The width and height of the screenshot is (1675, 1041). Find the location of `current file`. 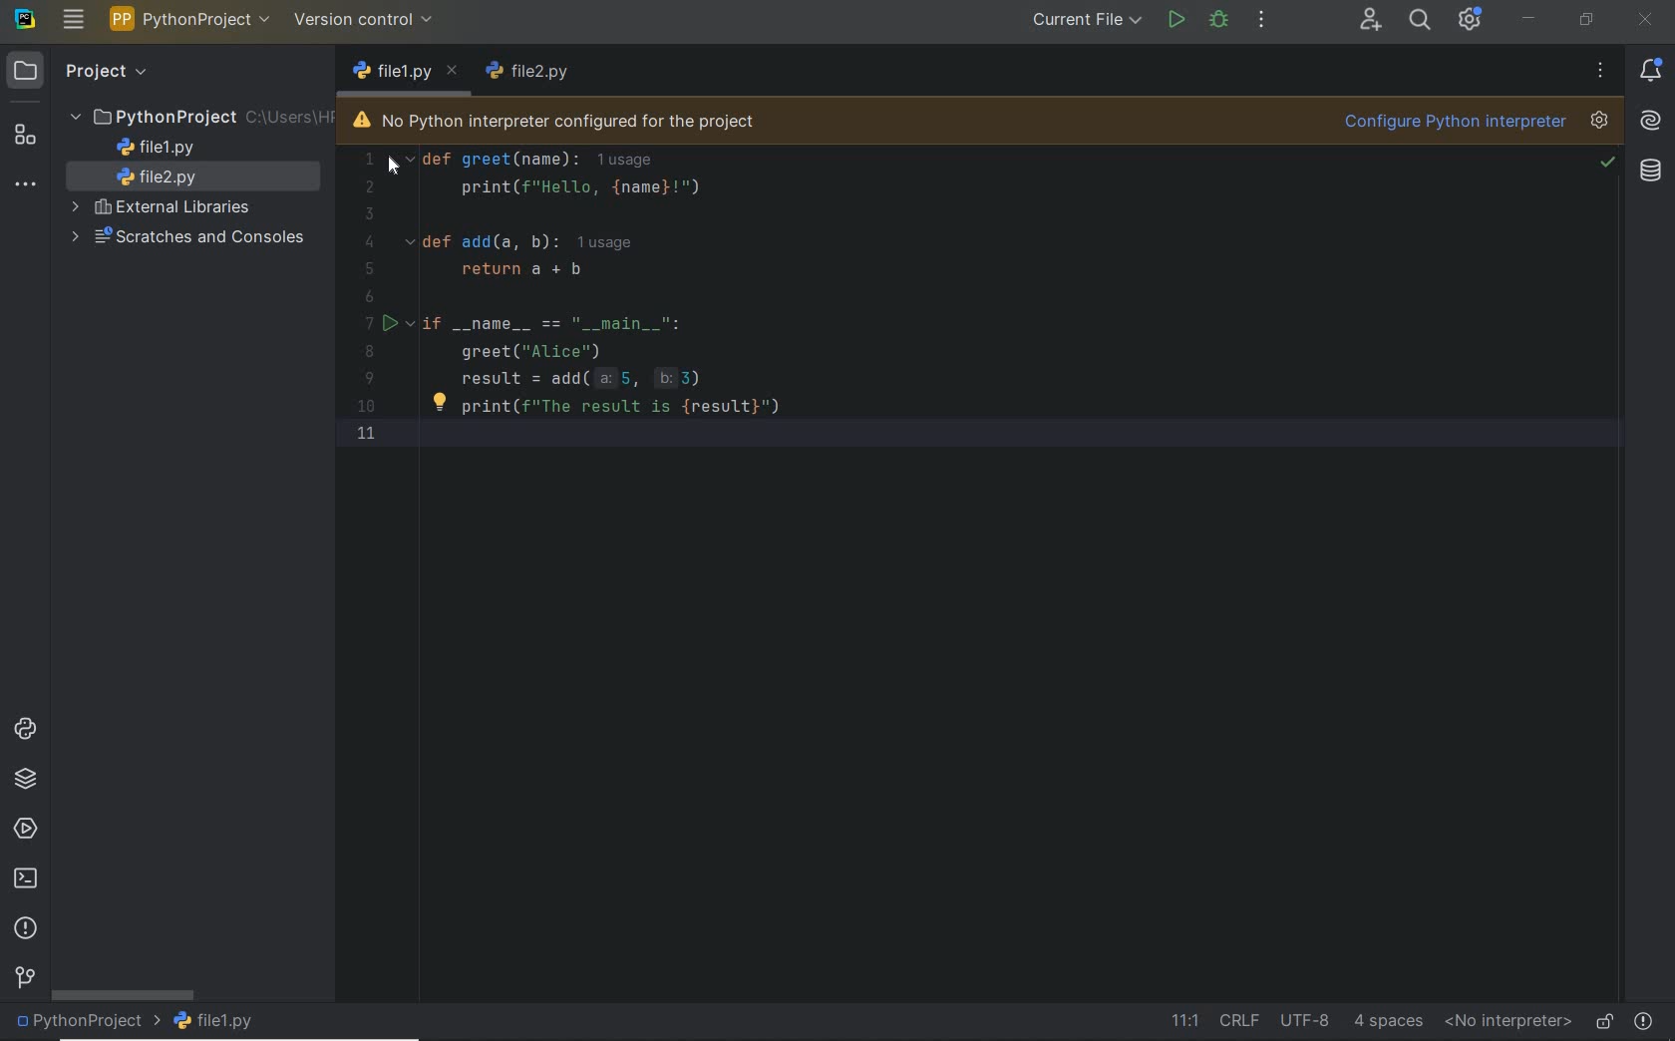

current file is located at coordinates (1087, 19).